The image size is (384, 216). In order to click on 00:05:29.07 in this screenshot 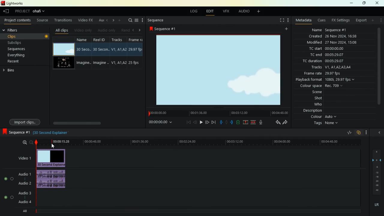, I will do `click(334, 55)`.